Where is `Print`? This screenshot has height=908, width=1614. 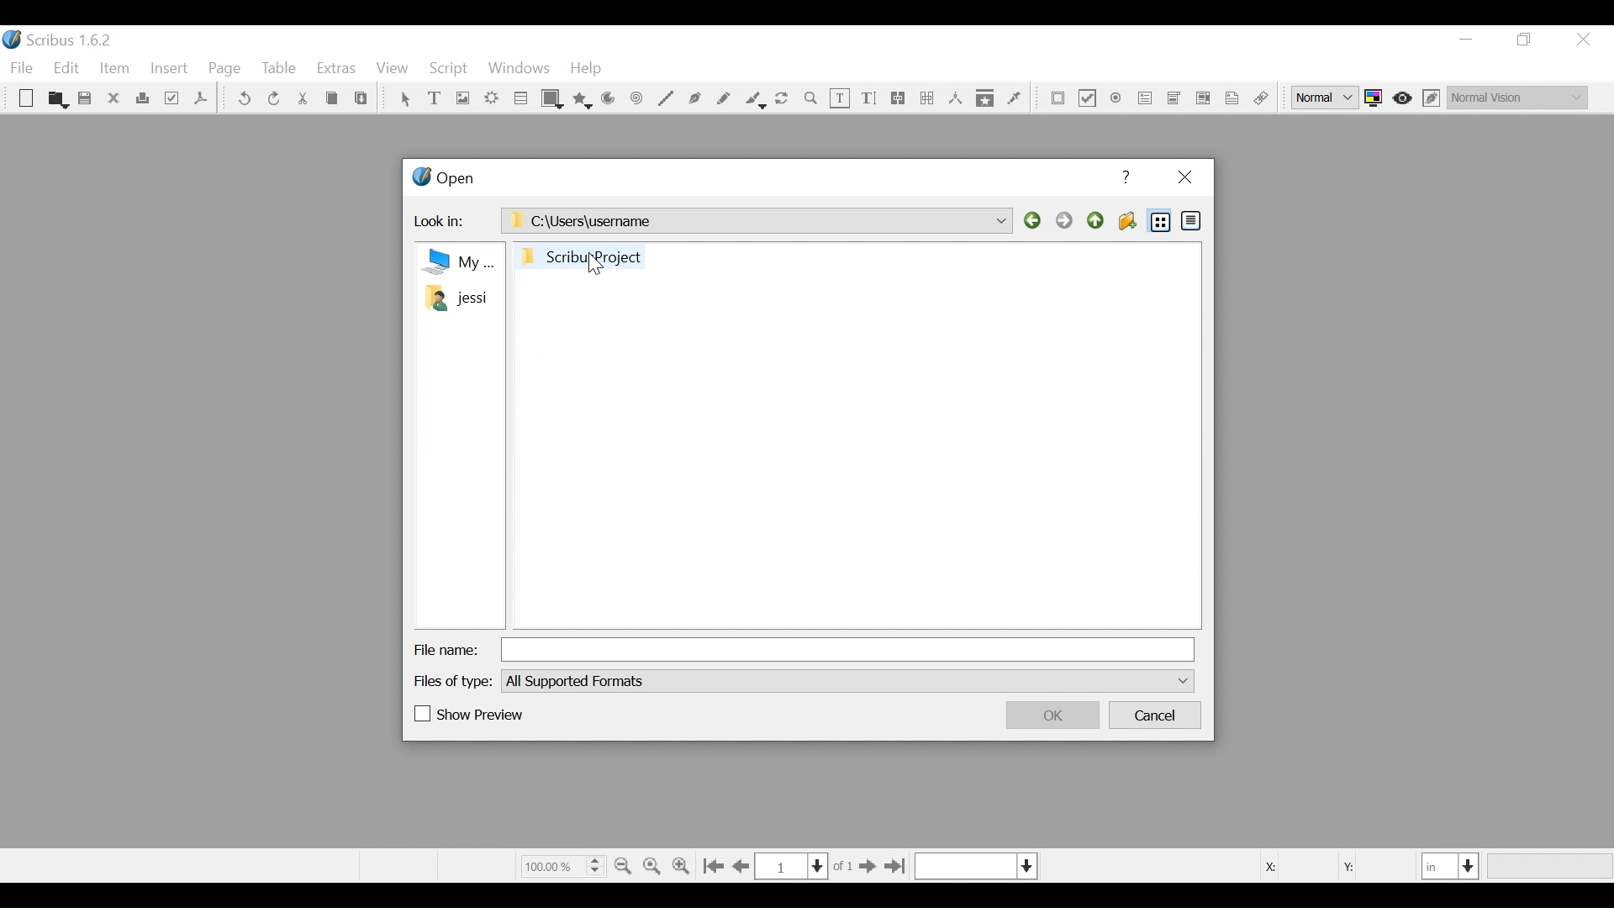
Print is located at coordinates (143, 99).